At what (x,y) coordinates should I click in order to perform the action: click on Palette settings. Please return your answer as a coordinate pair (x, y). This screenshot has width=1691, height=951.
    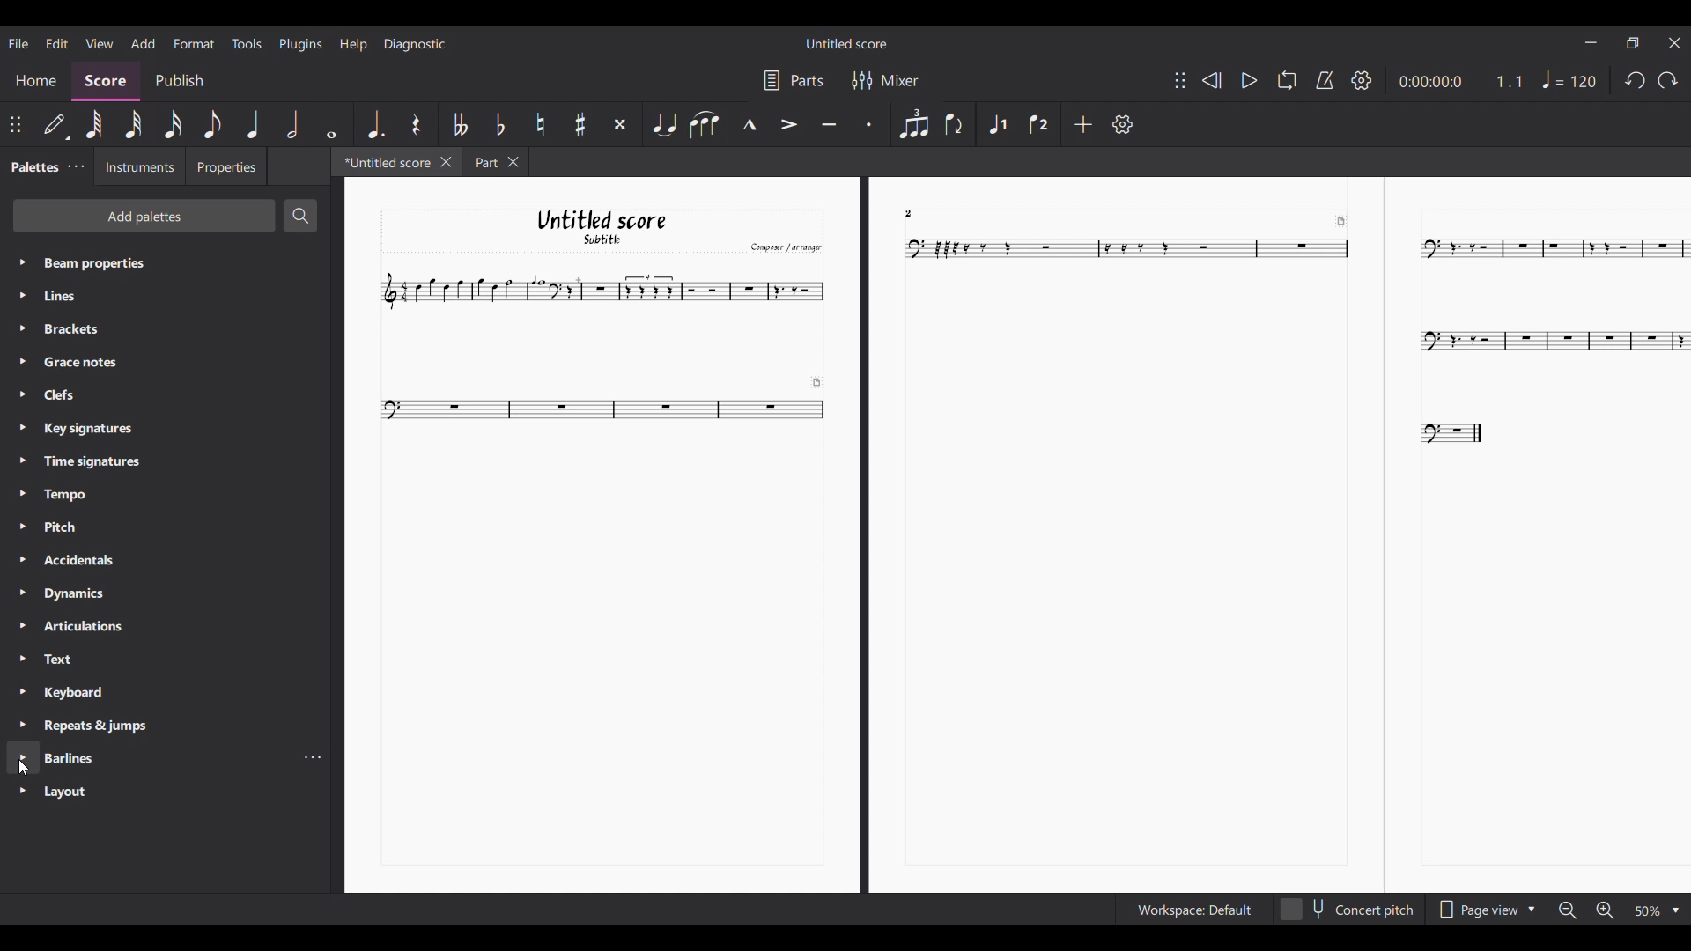
    Looking at the image, I should click on (101, 725).